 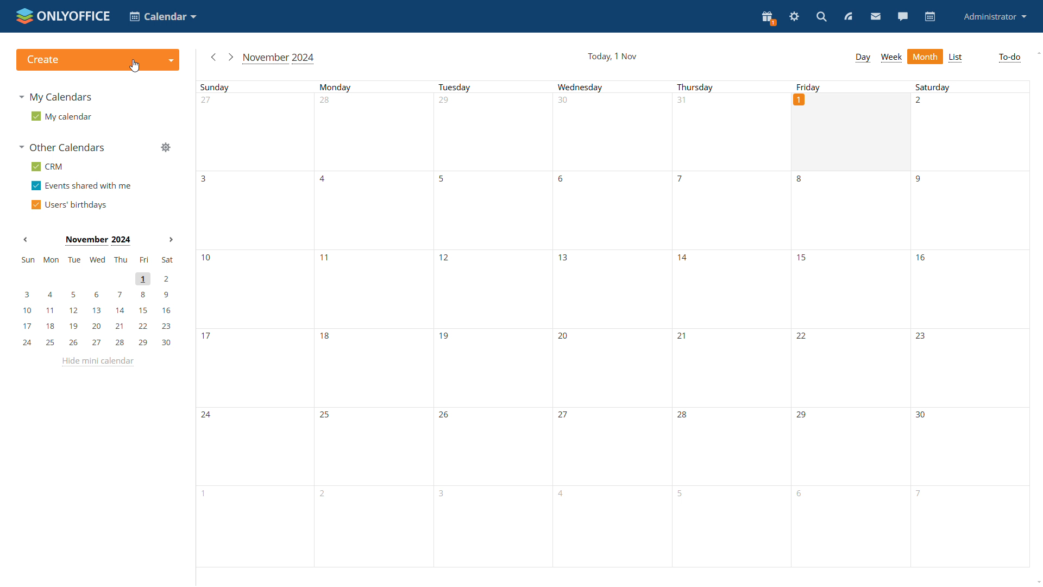 I want to click on Current date: Friday, so click(x=851, y=132).